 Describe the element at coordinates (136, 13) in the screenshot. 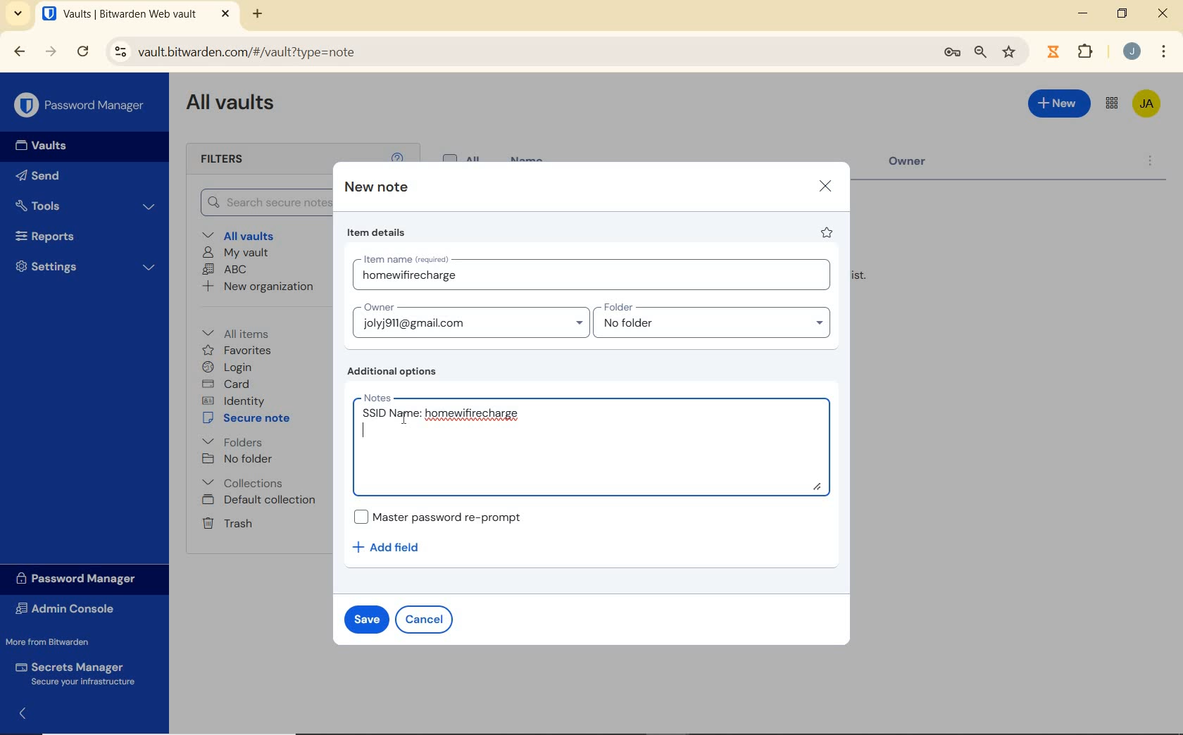

I see `open tab` at that location.